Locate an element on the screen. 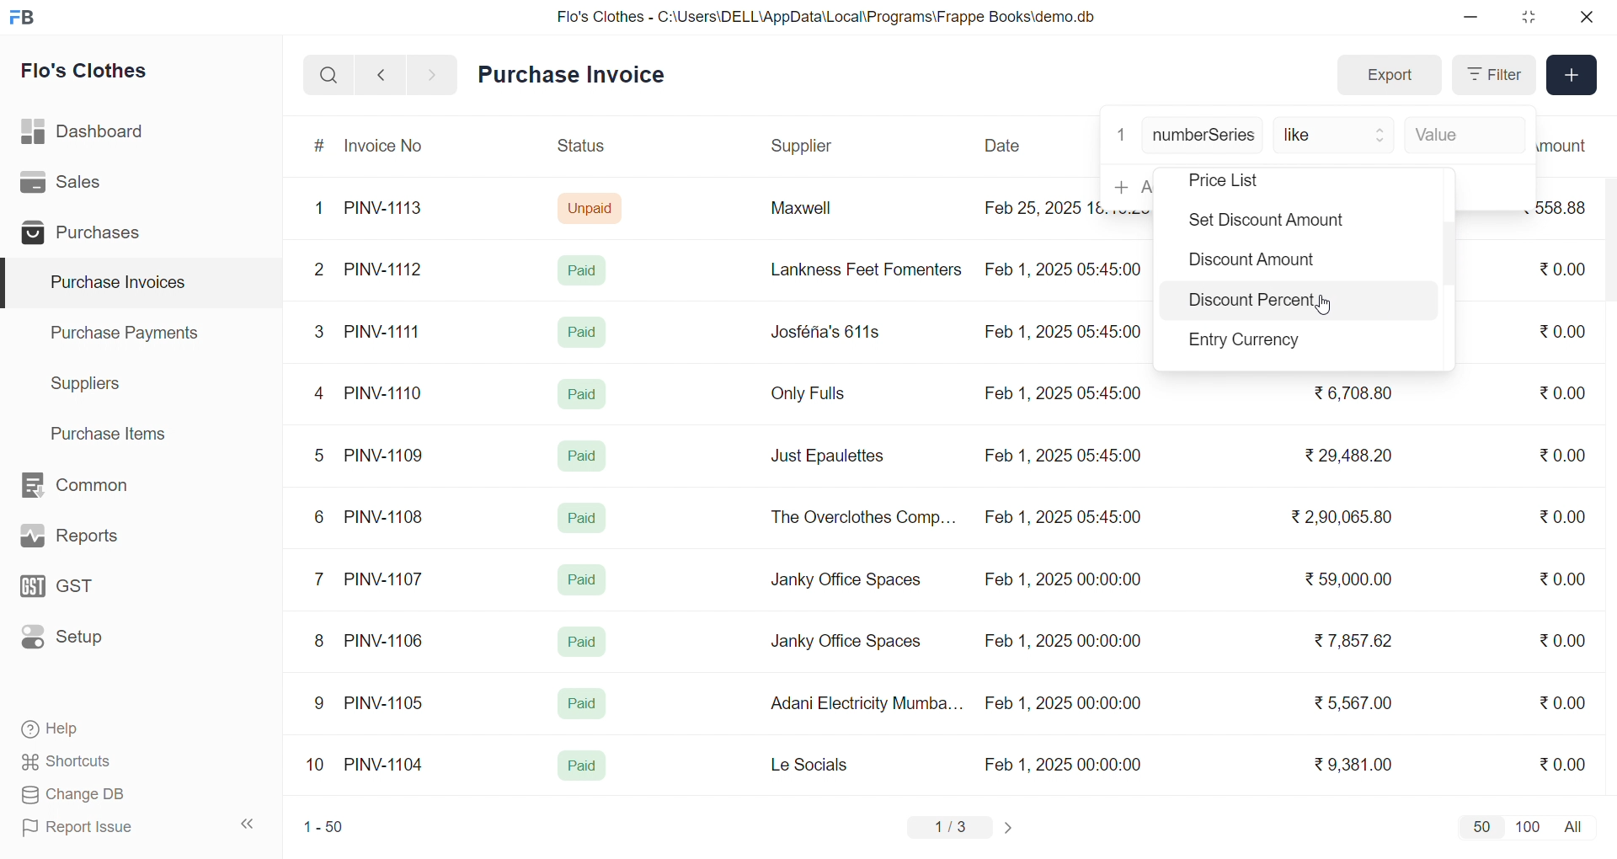  Paid is located at coordinates (580, 392).